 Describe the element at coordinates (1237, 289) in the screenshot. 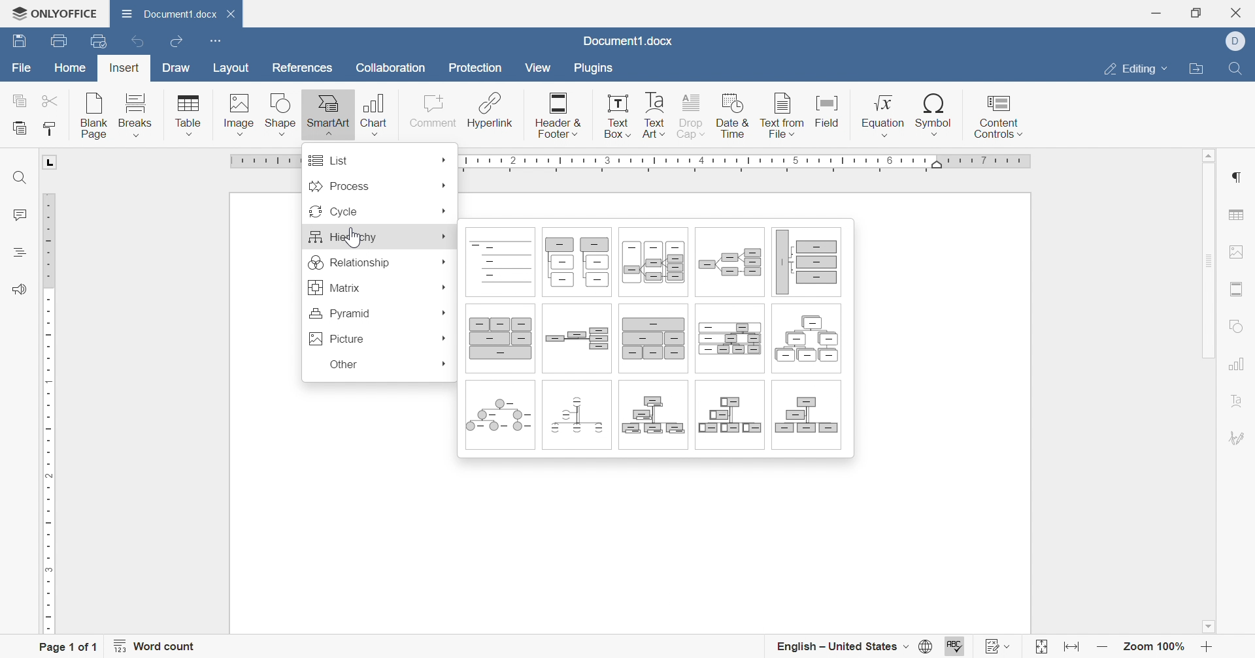

I see `Headers & Footers` at that location.